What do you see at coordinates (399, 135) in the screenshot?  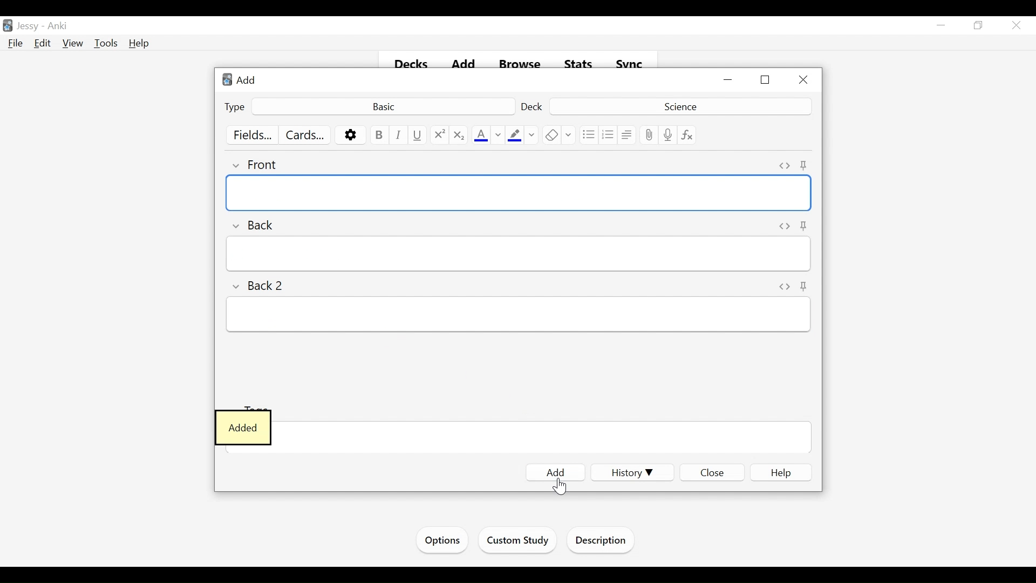 I see `Italics` at bounding box center [399, 135].